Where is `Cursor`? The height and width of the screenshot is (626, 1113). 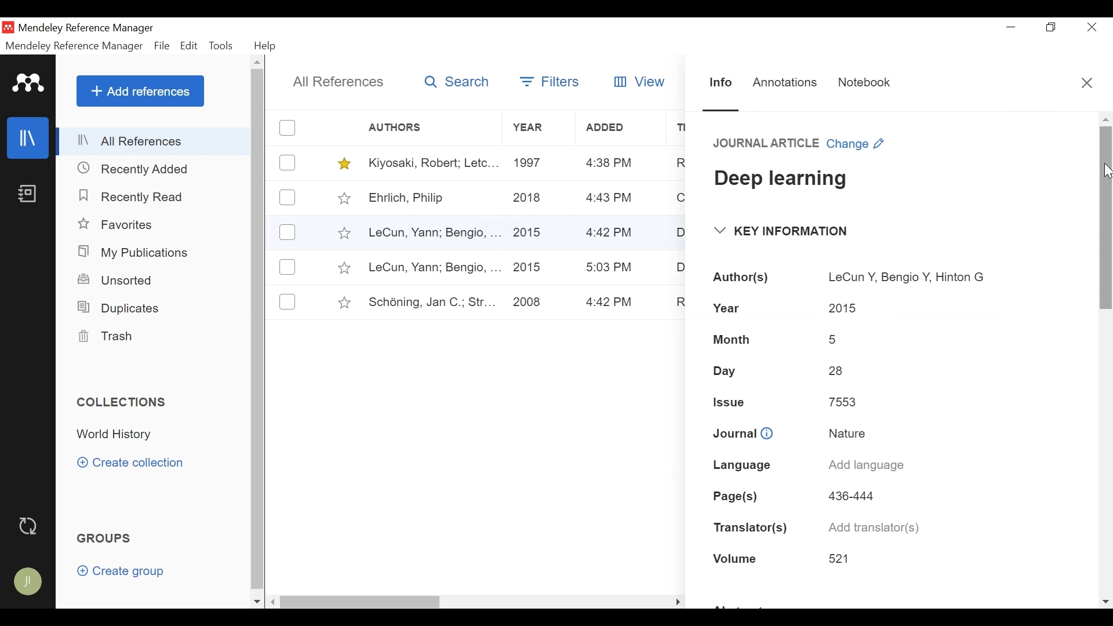 Cursor is located at coordinates (1106, 171).